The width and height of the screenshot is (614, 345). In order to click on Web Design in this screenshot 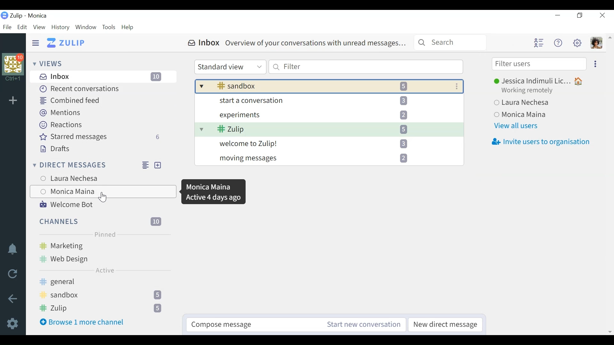, I will do `click(78, 258)`.